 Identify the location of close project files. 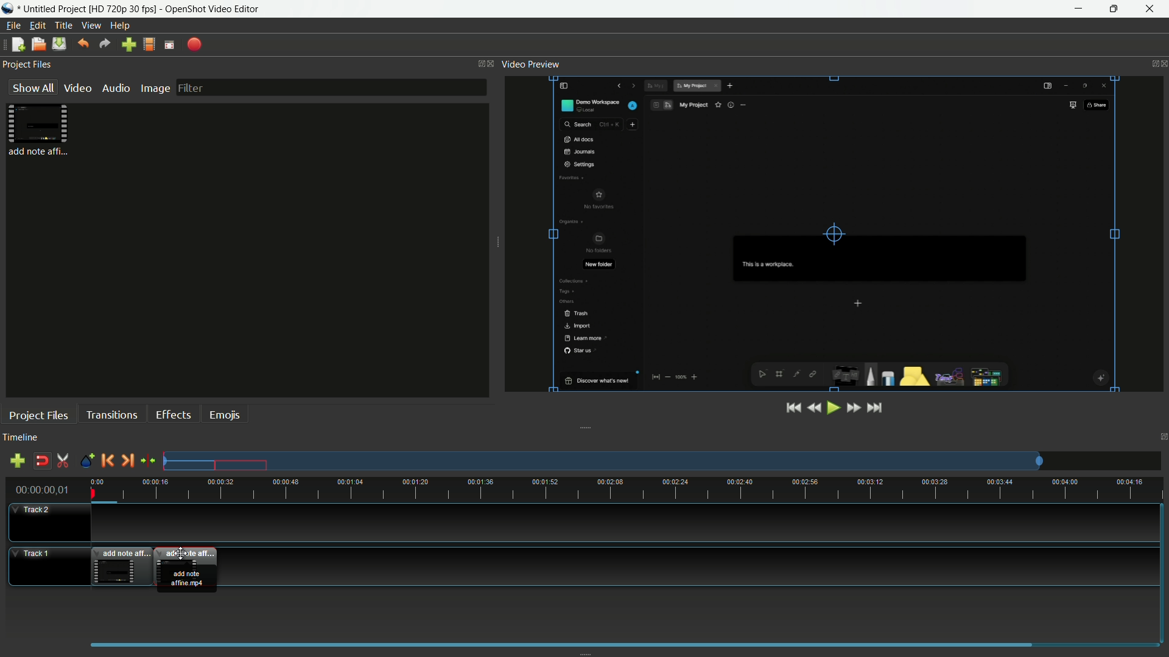
(493, 63).